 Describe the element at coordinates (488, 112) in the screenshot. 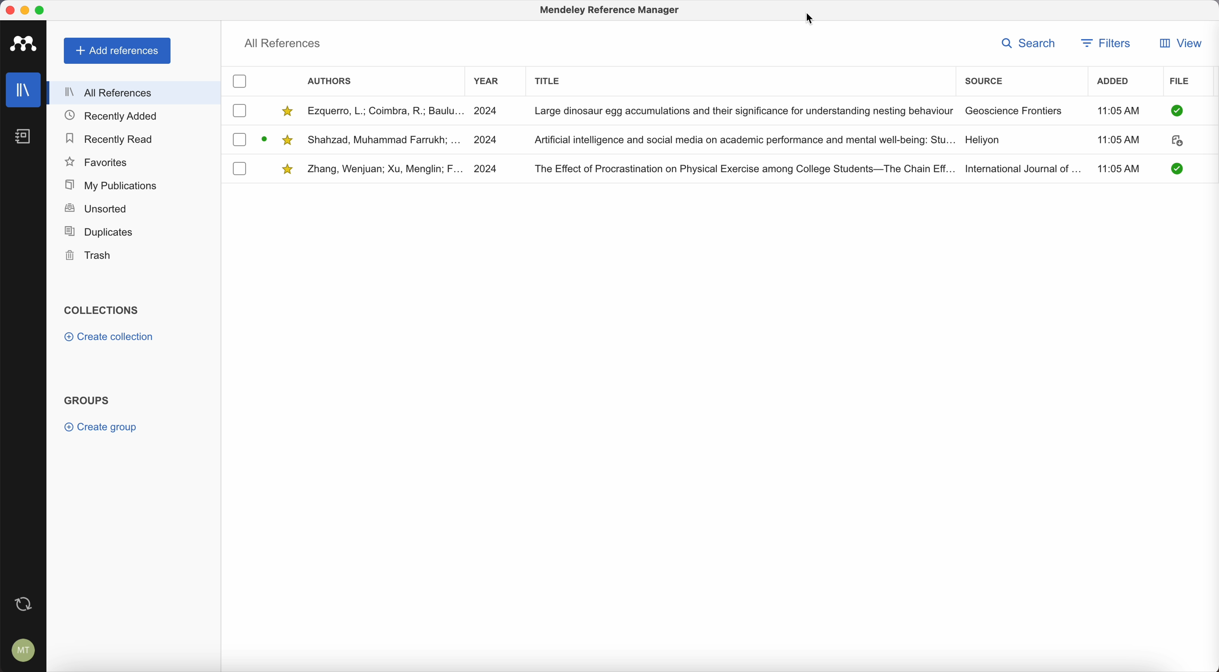

I see `2024` at that location.